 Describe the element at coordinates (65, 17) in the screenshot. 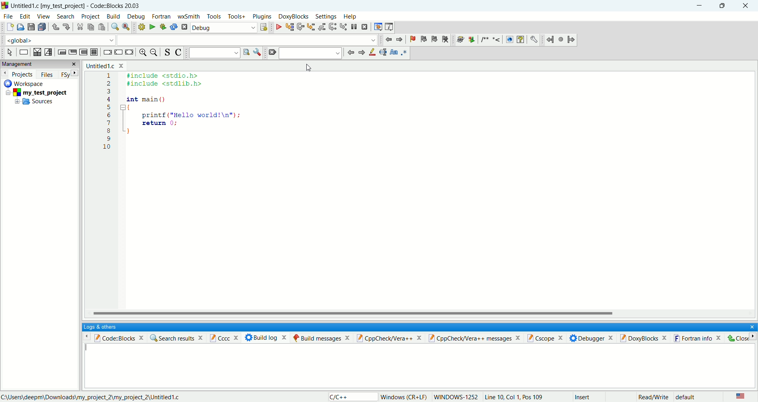

I see `search` at that location.